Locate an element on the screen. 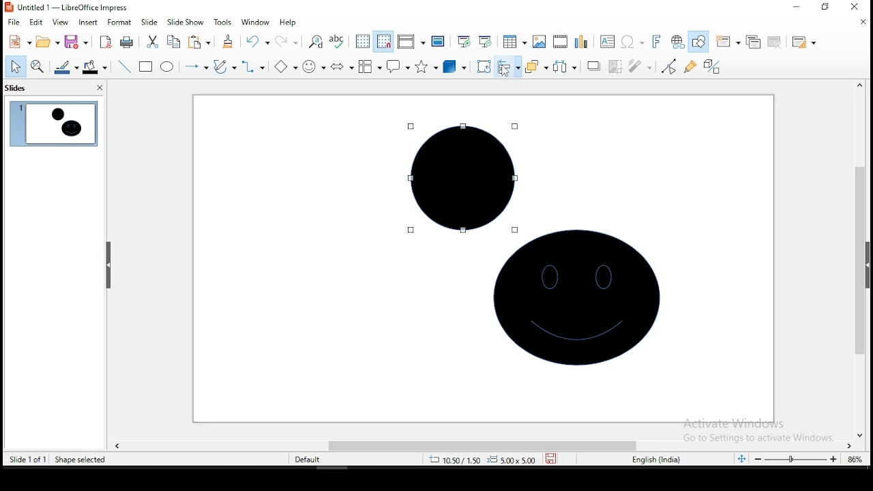 Image resolution: width=873 pixels, height=491 pixels. restore is located at coordinates (825, 8).